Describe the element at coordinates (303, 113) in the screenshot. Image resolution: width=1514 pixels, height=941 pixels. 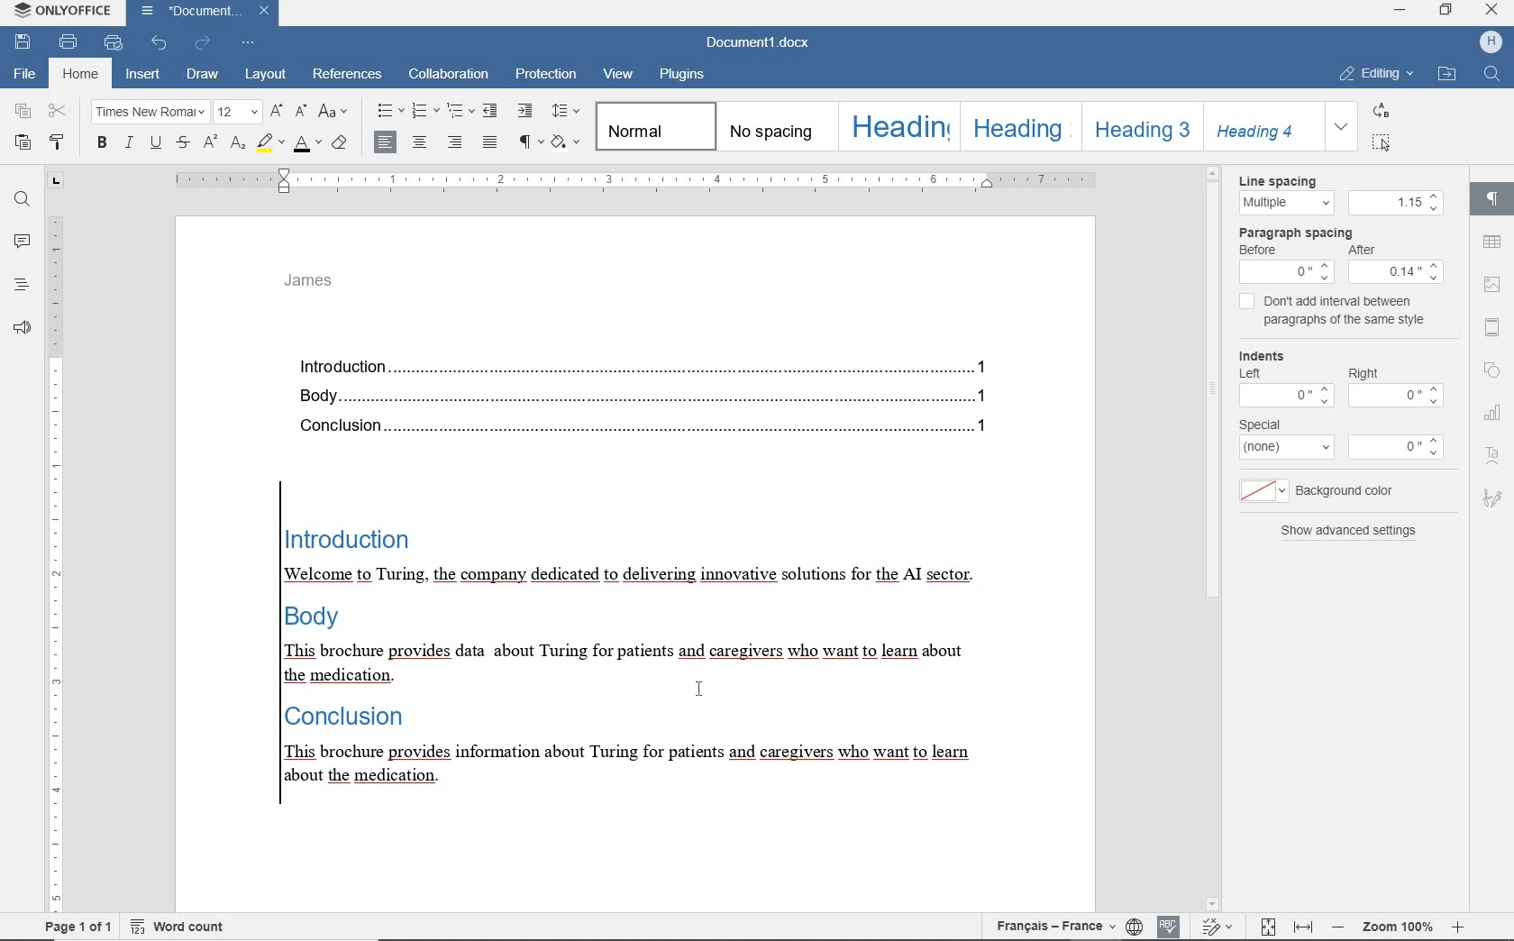
I see `decrement font size` at that location.